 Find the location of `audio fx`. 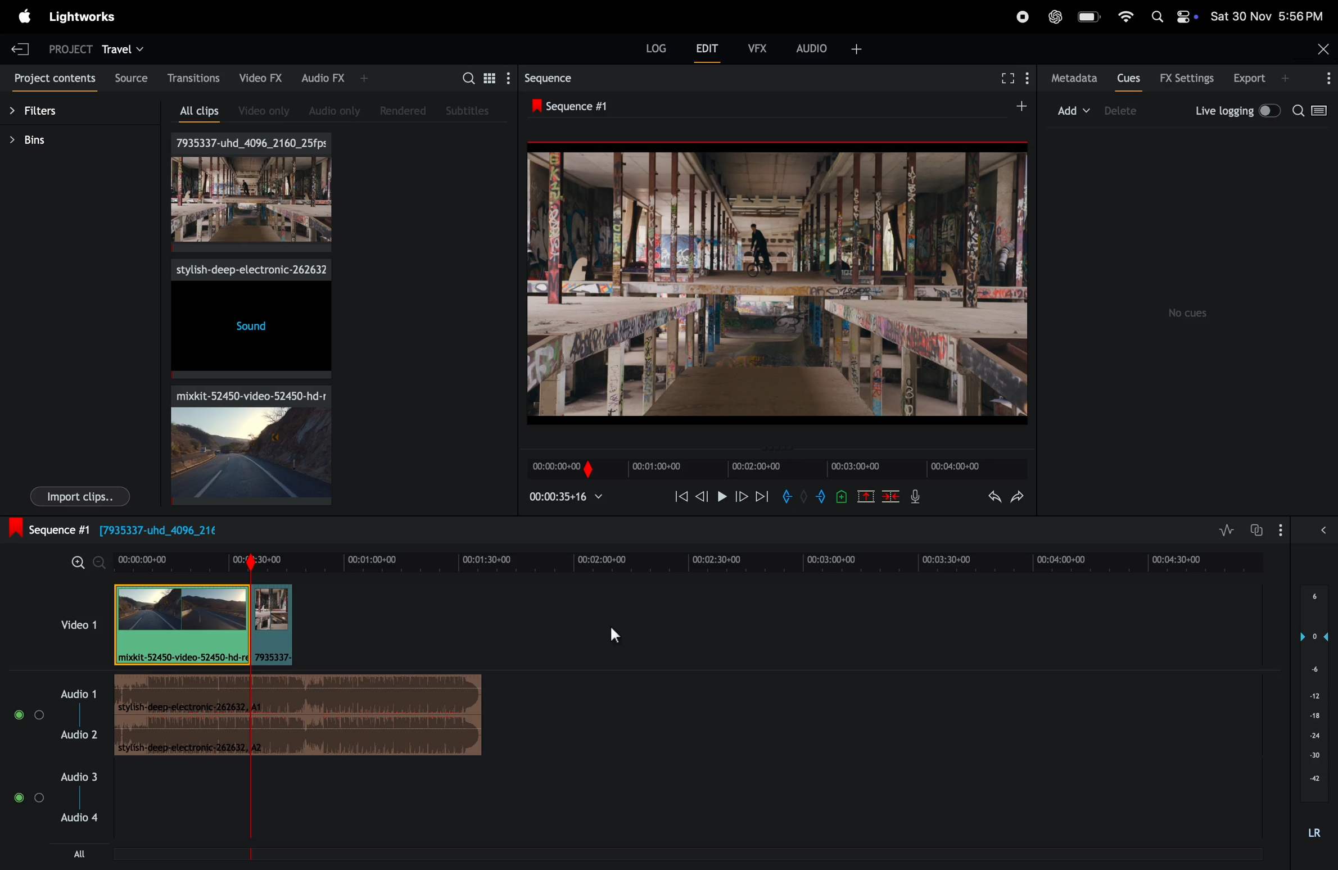

audio fx is located at coordinates (327, 78).